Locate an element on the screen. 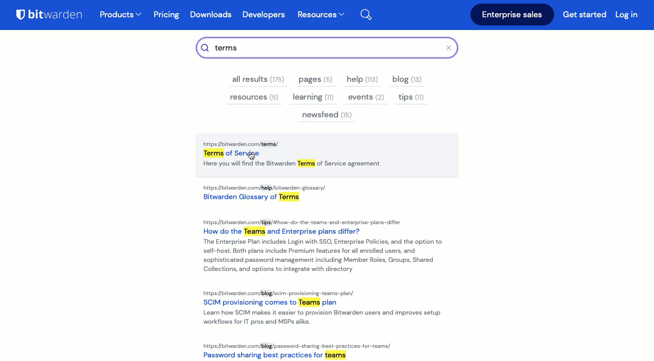 The image size is (654, 361). https://bitwarden com/blog/scim-provisioning-teams-plan/

SCIM provisioning comes to Teams plan

Learn how SCIM makes it easier to provision Bitwarden users and improves setup
workflows for IT pros and MSPs alike. is located at coordinates (327, 308).